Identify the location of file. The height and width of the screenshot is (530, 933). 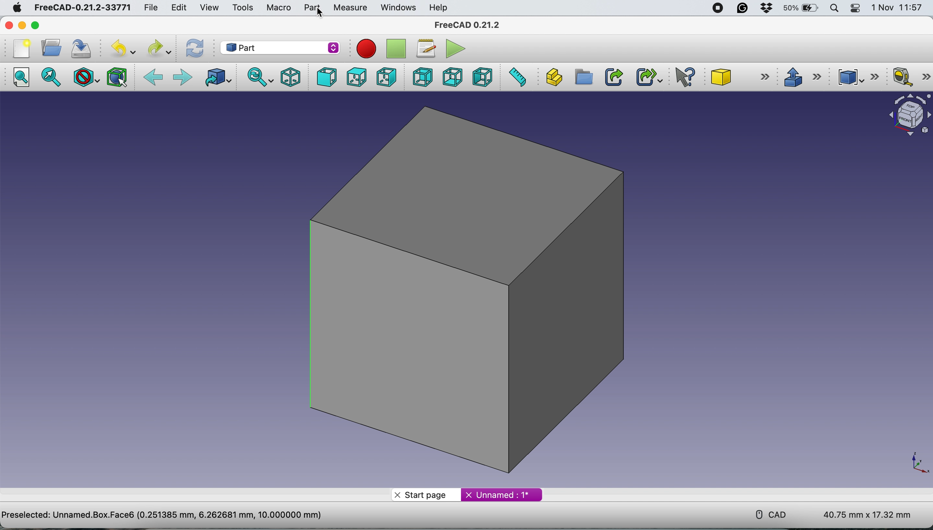
(151, 6).